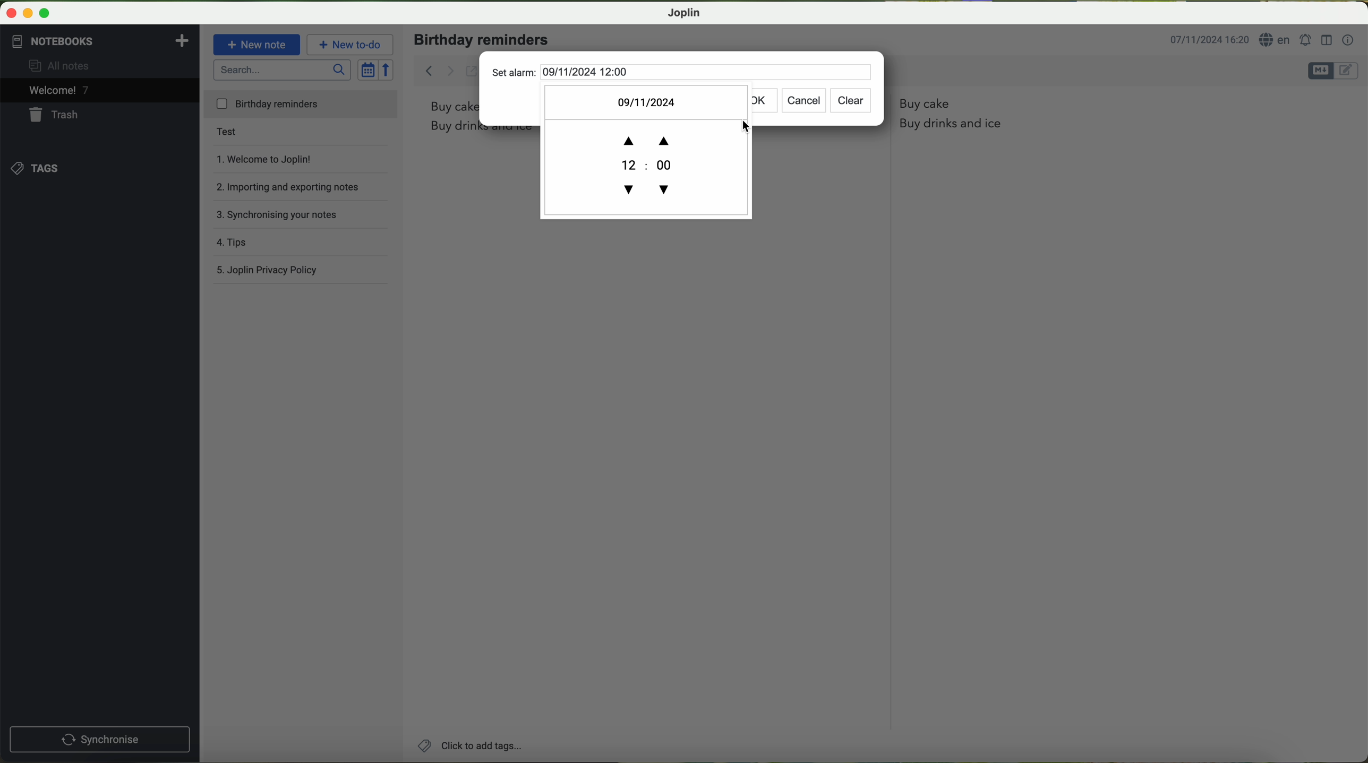 The height and width of the screenshot is (763, 1368). I want to click on 18:00, so click(665, 163).